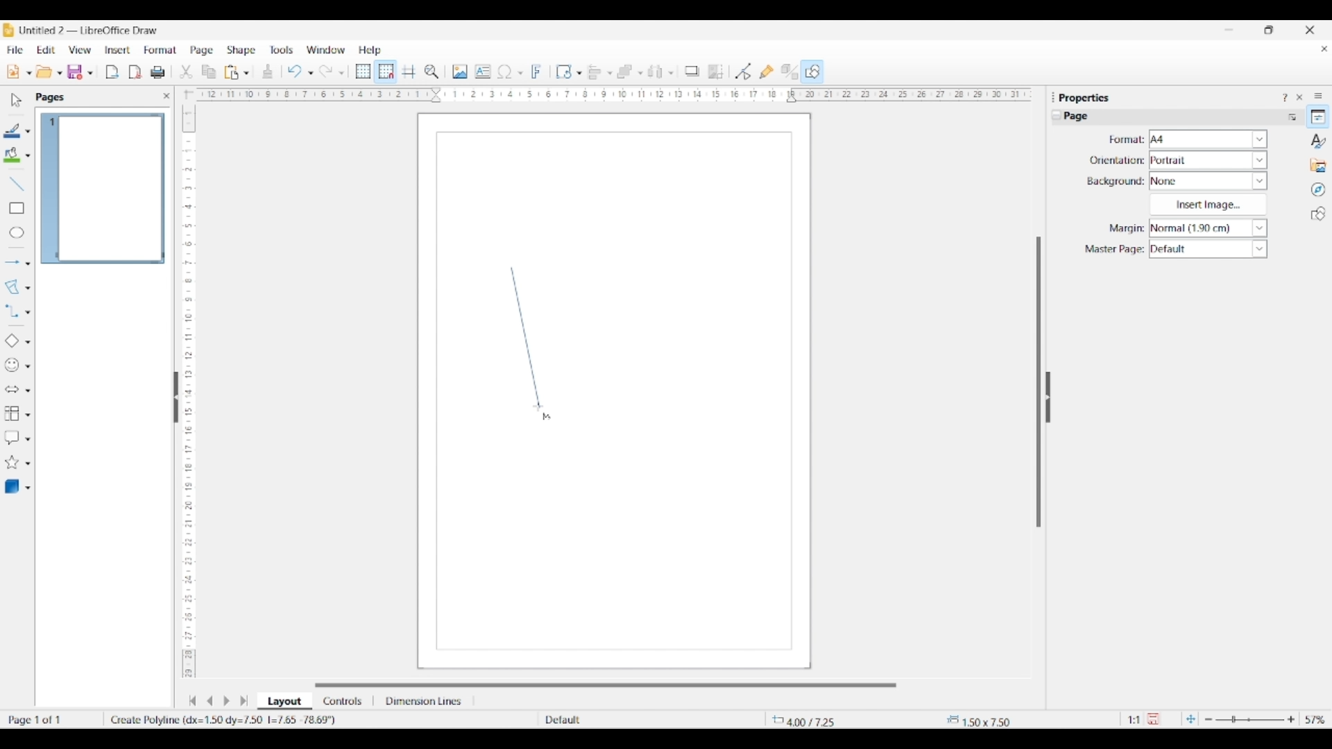 Image resolution: width=1332 pixels, height=749 pixels. I want to click on Software logo, so click(8, 30).